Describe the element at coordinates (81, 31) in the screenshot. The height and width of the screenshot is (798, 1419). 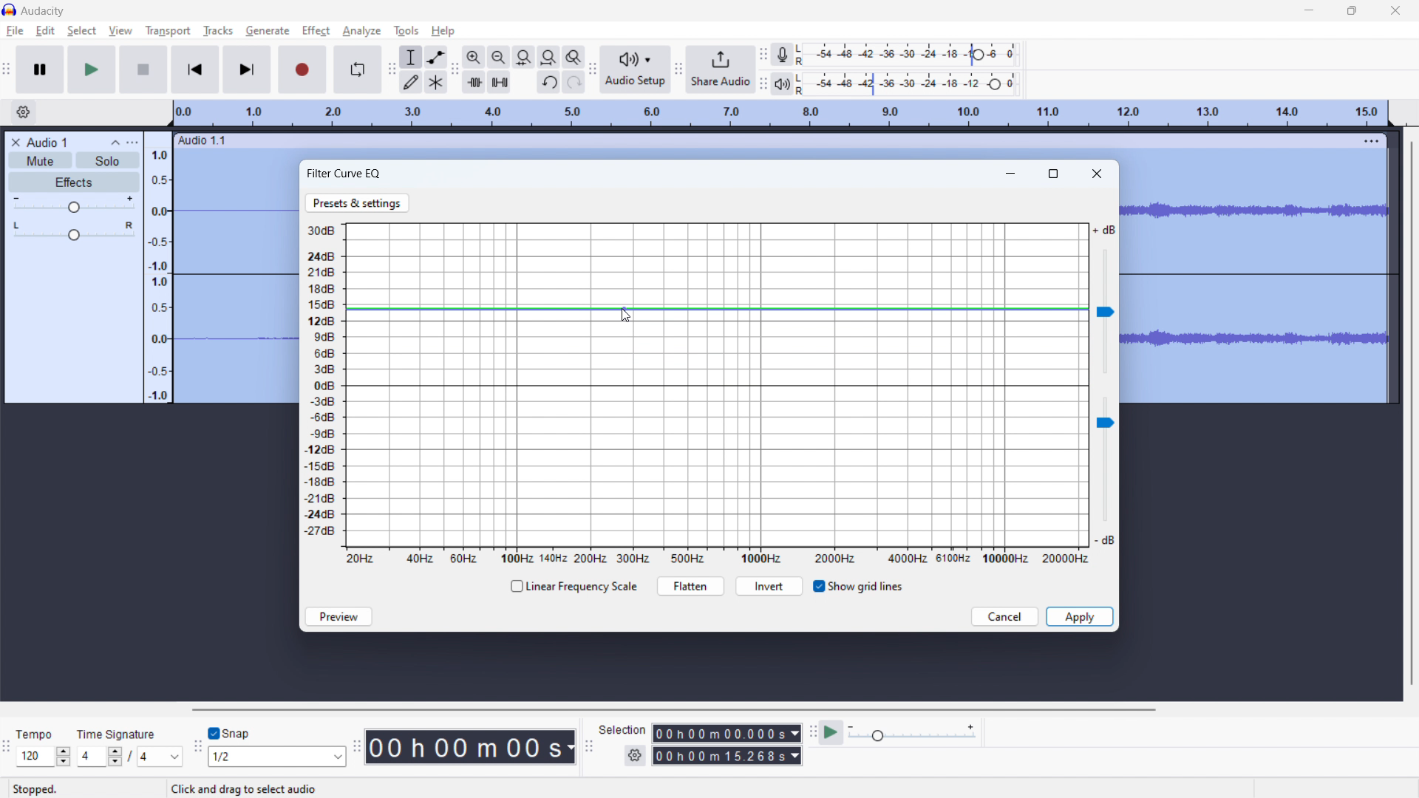
I see `select` at that location.